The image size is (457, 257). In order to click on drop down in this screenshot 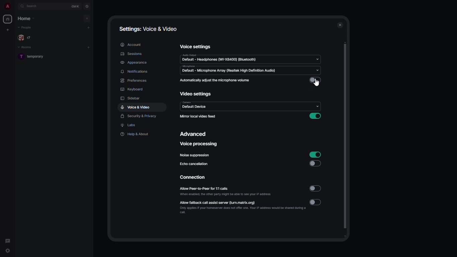, I will do `click(318, 70)`.